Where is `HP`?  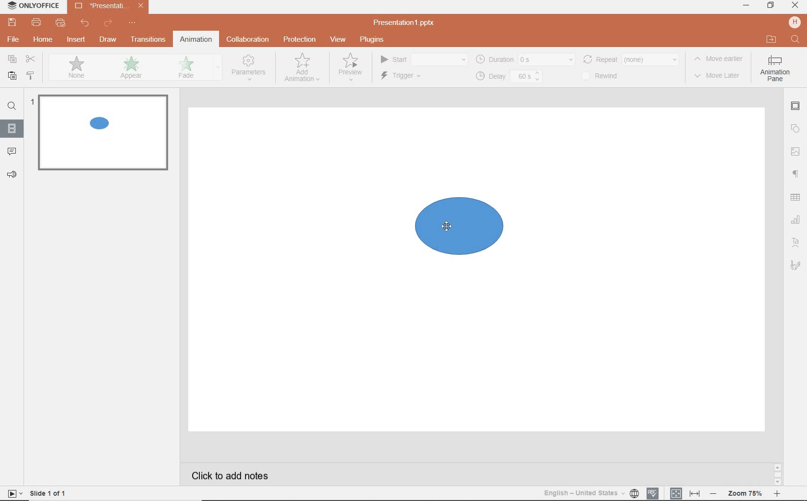 HP is located at coordinates (795, 23).